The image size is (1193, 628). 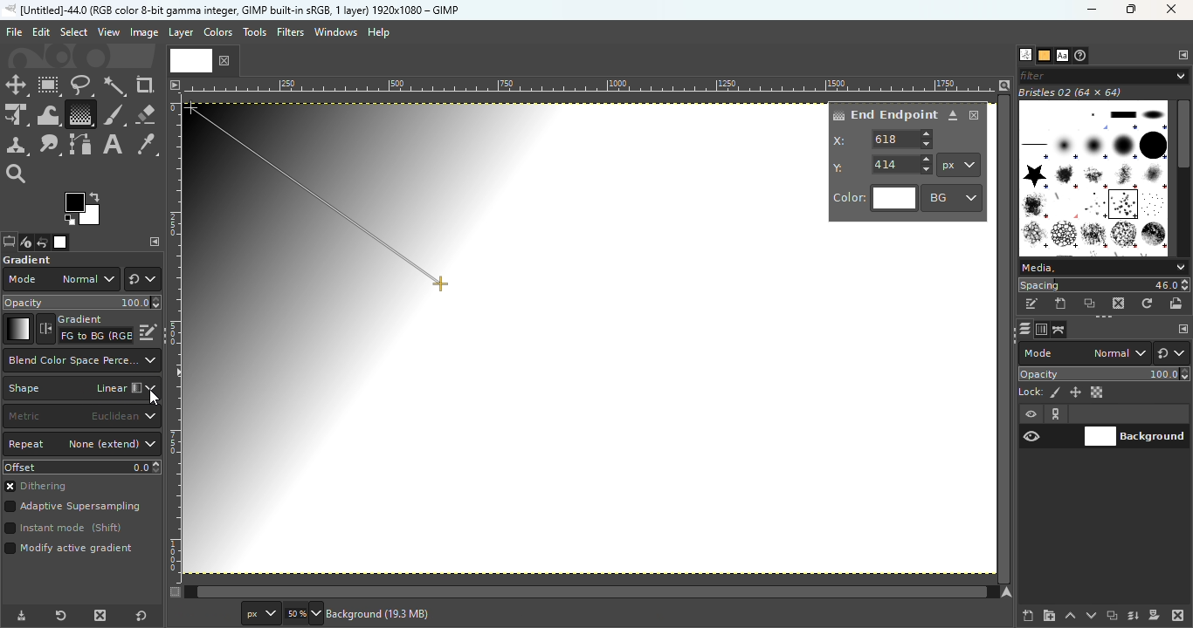 I want to click on Create a duplicate of the layer and add it to the image, so click(x=1111, y=617).